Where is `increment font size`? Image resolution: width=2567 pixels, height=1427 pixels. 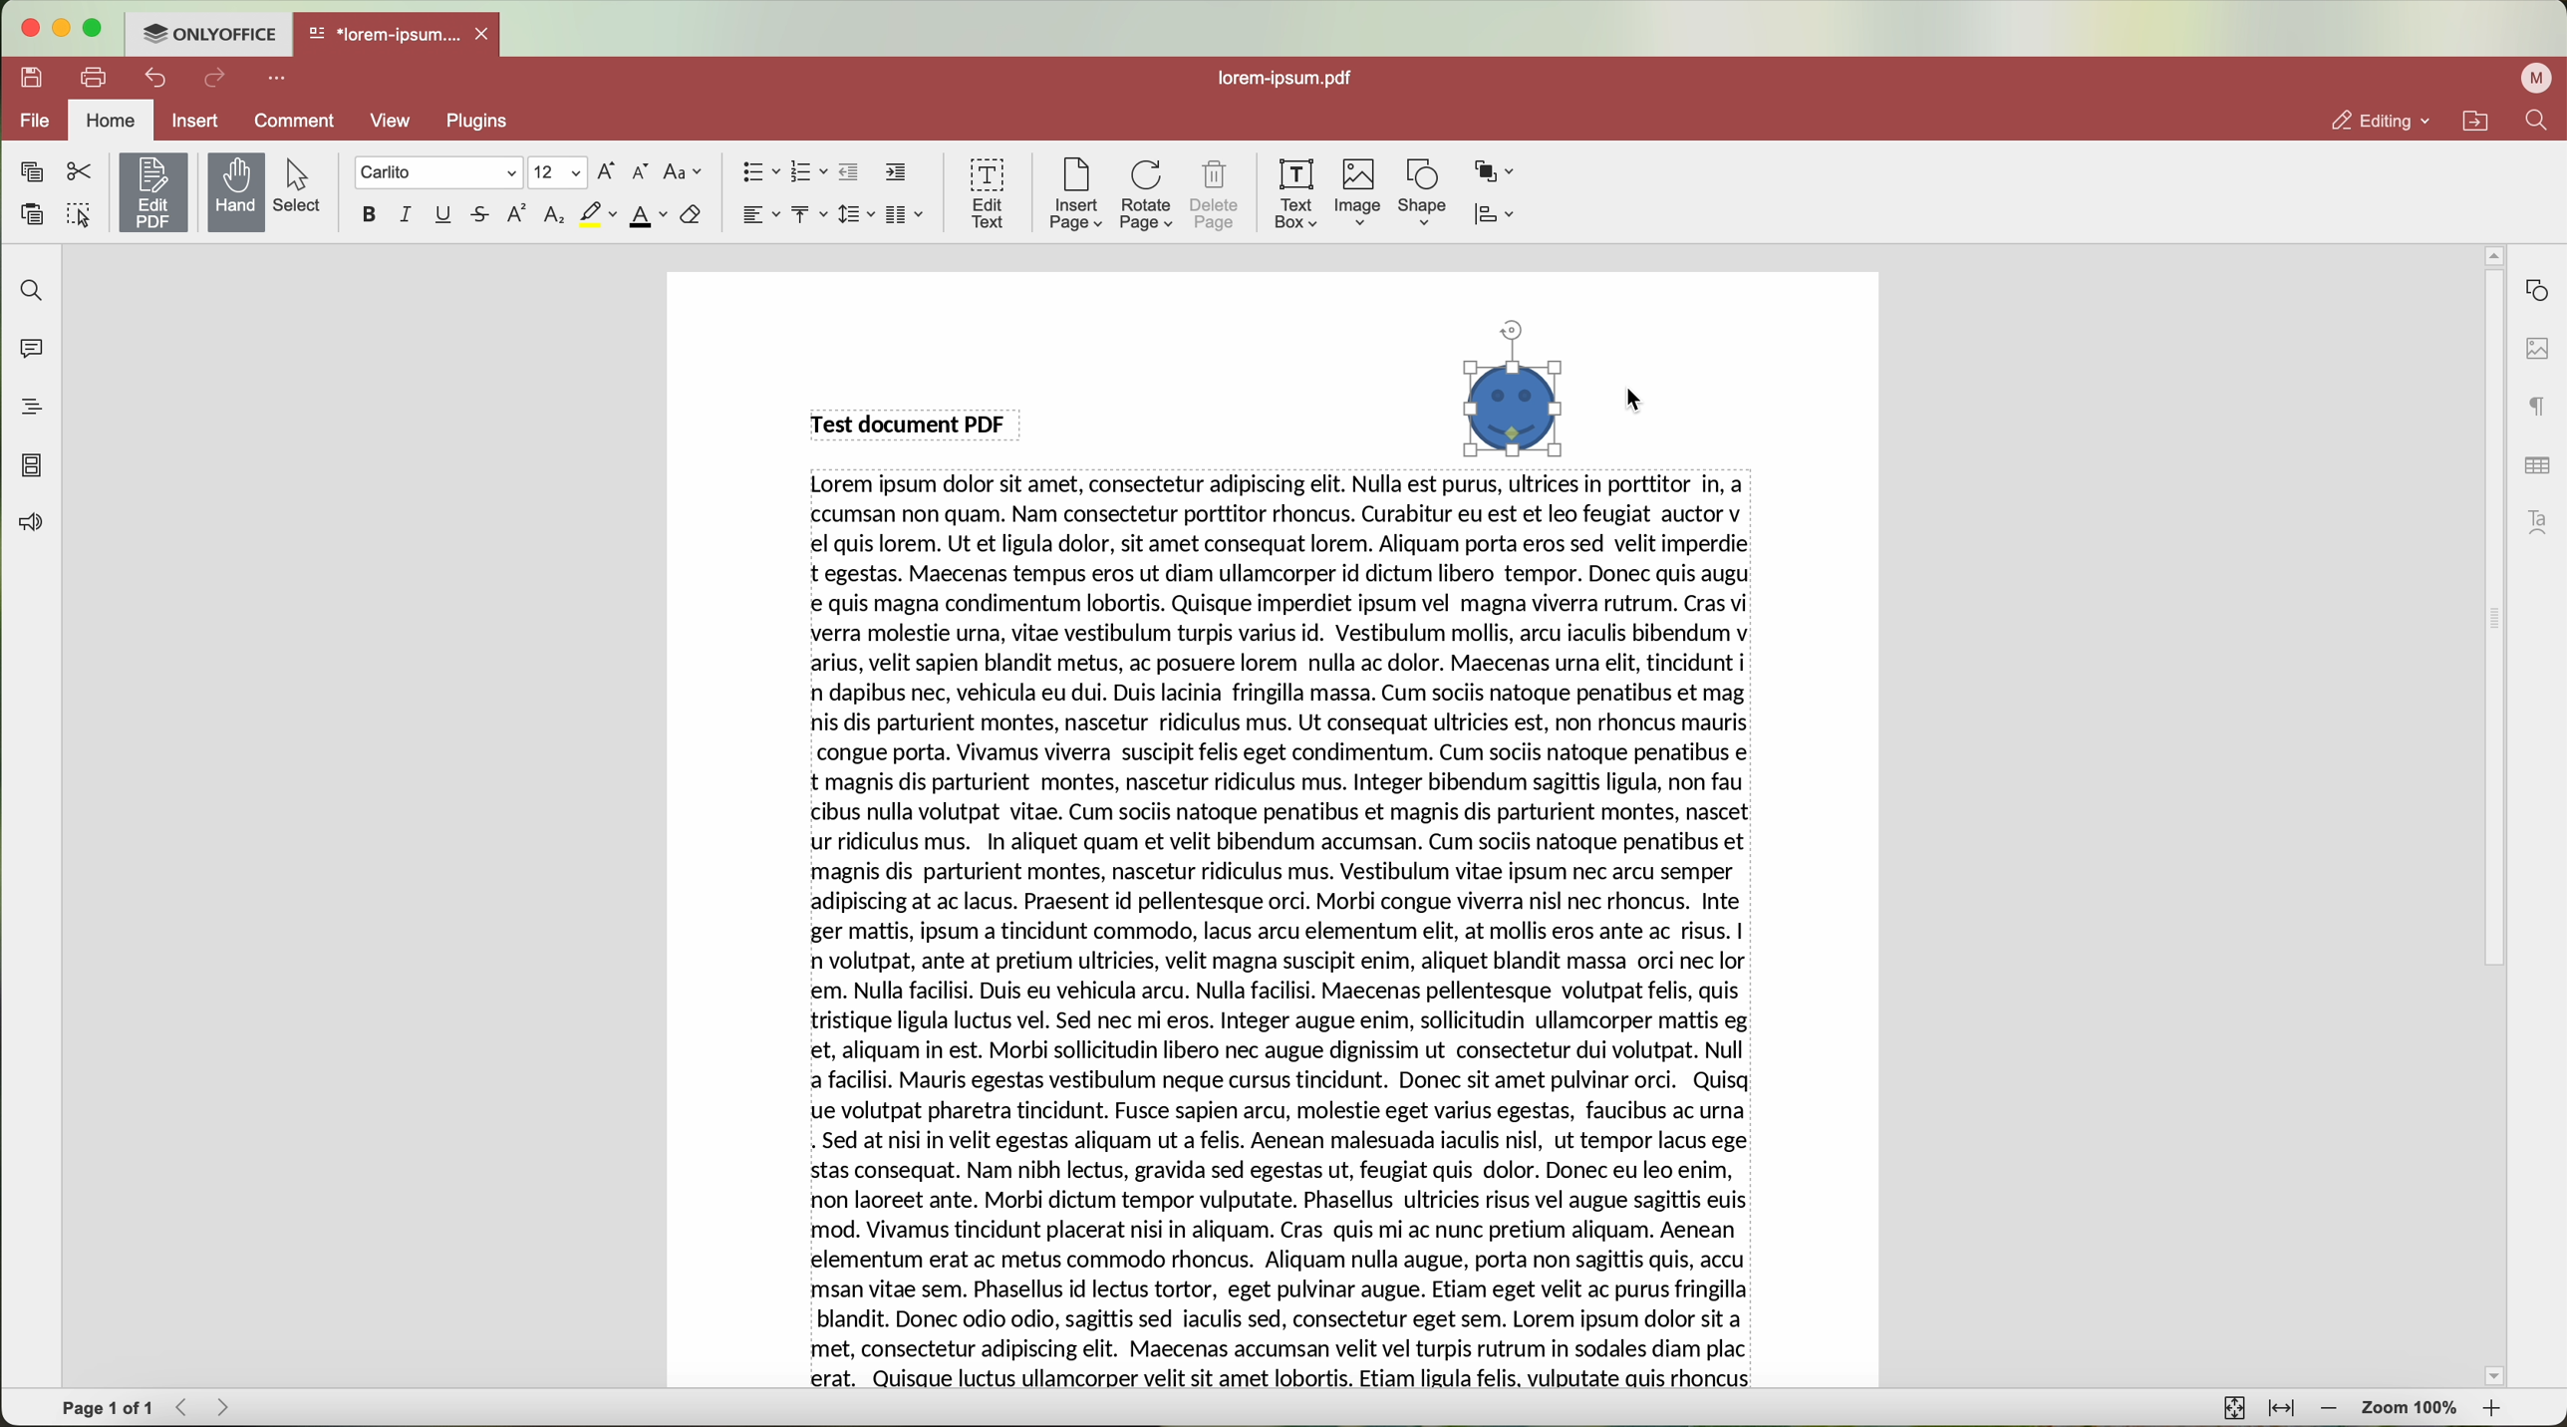 increment font size is located at coordinates (612, 168).